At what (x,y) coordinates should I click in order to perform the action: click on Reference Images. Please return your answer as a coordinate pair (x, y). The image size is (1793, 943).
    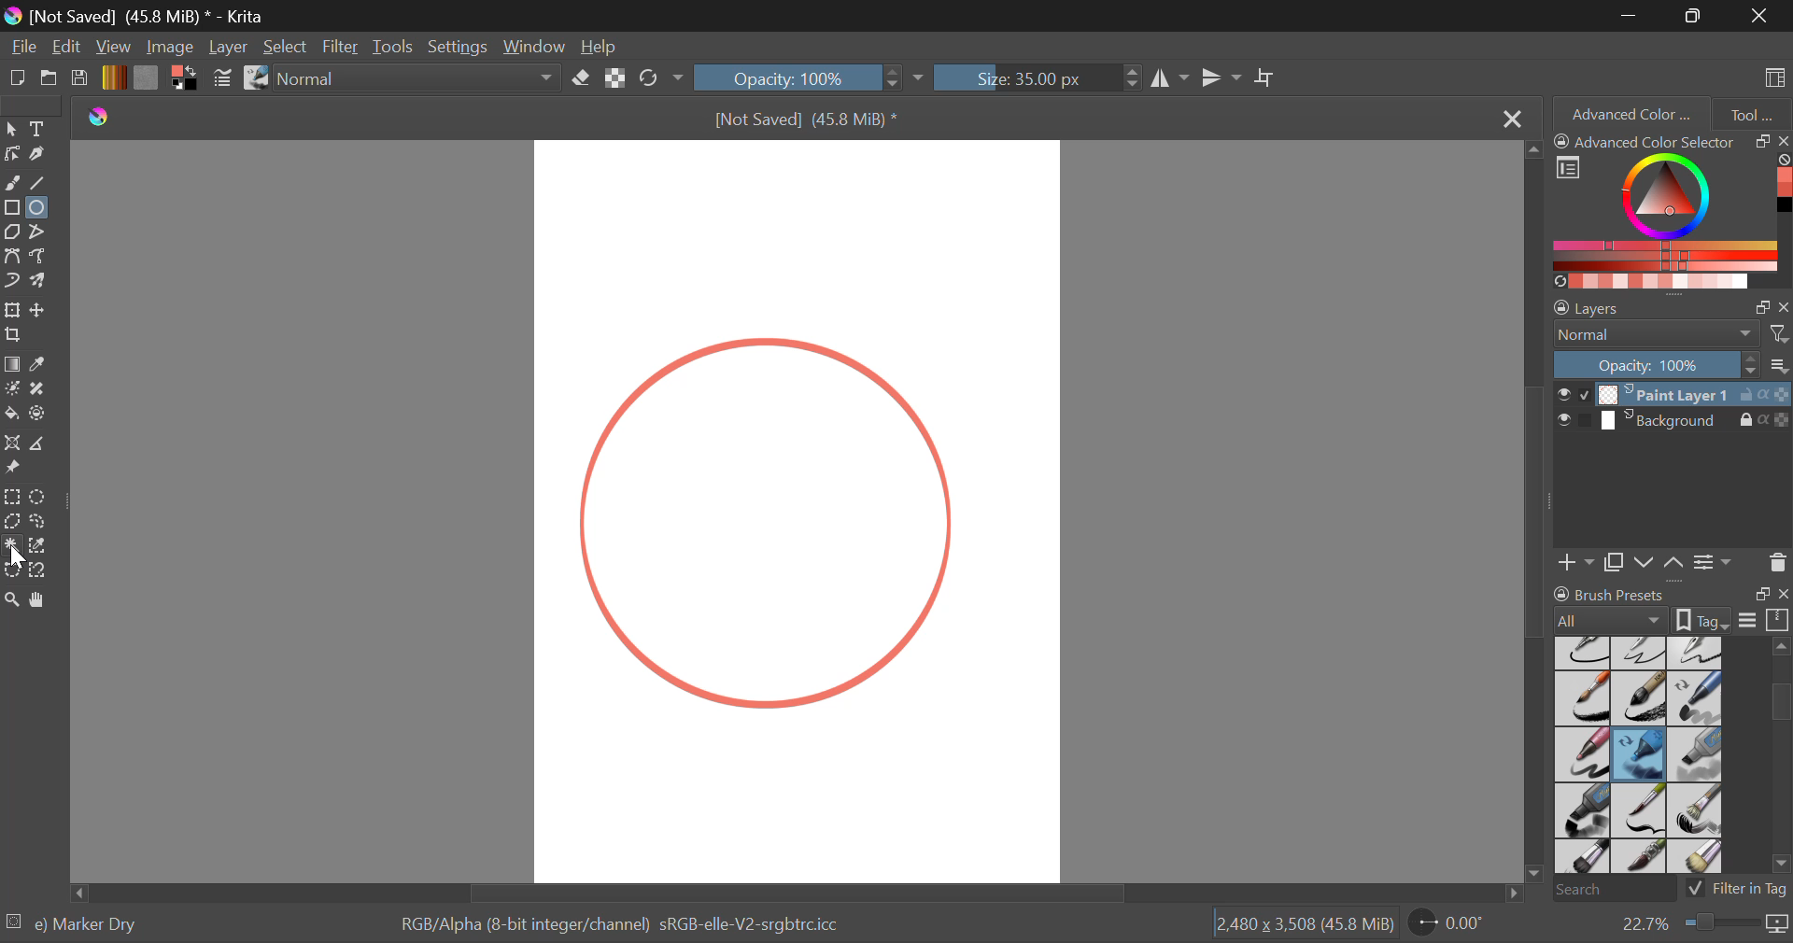
    Looking at the image, I should click on (16, 469).